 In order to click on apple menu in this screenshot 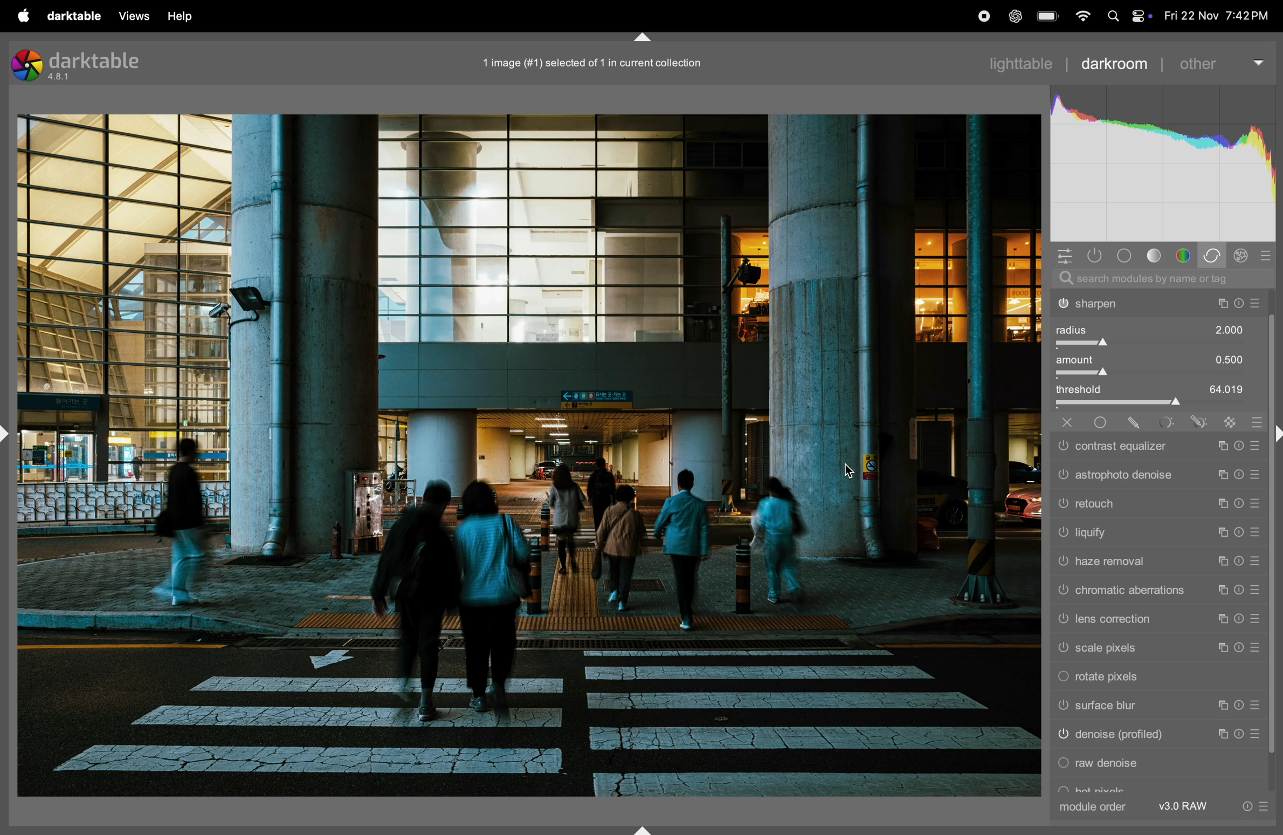, I will do `click(23, 16)`.